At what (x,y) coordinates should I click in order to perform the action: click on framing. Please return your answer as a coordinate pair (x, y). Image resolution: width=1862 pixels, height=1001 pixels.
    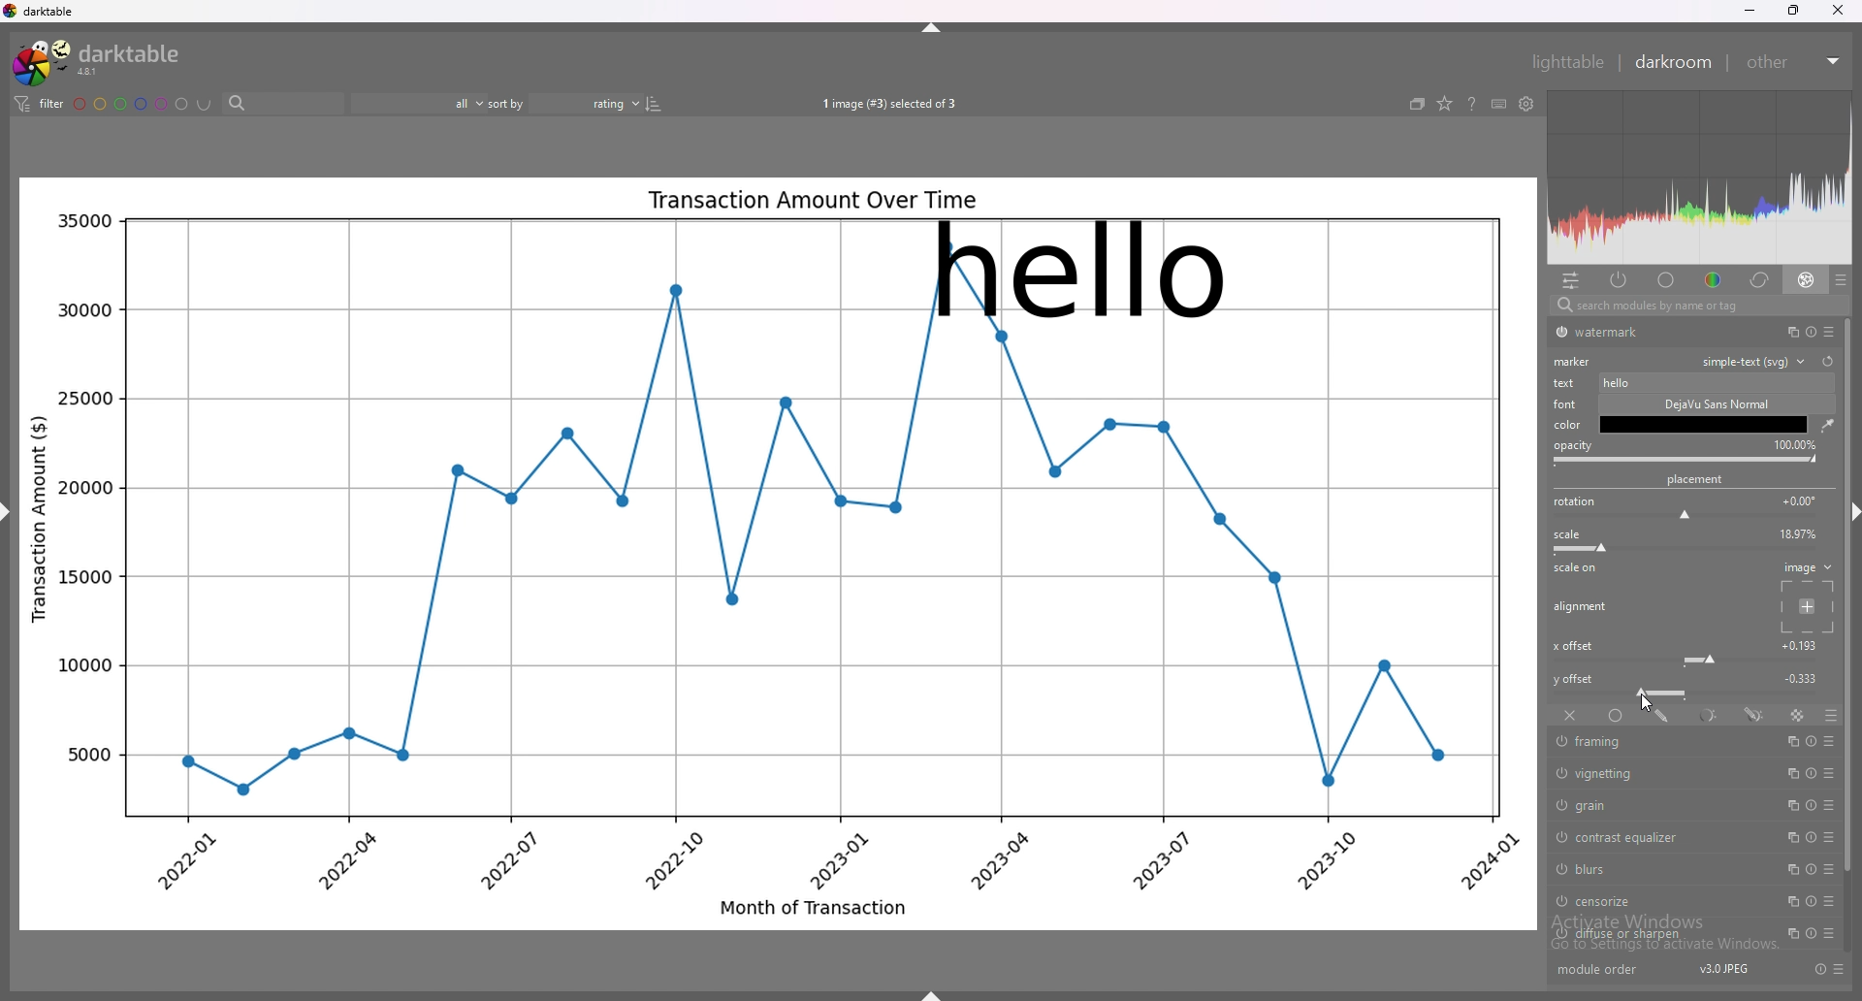
    Looking at the image, I should click on (1658, 742).